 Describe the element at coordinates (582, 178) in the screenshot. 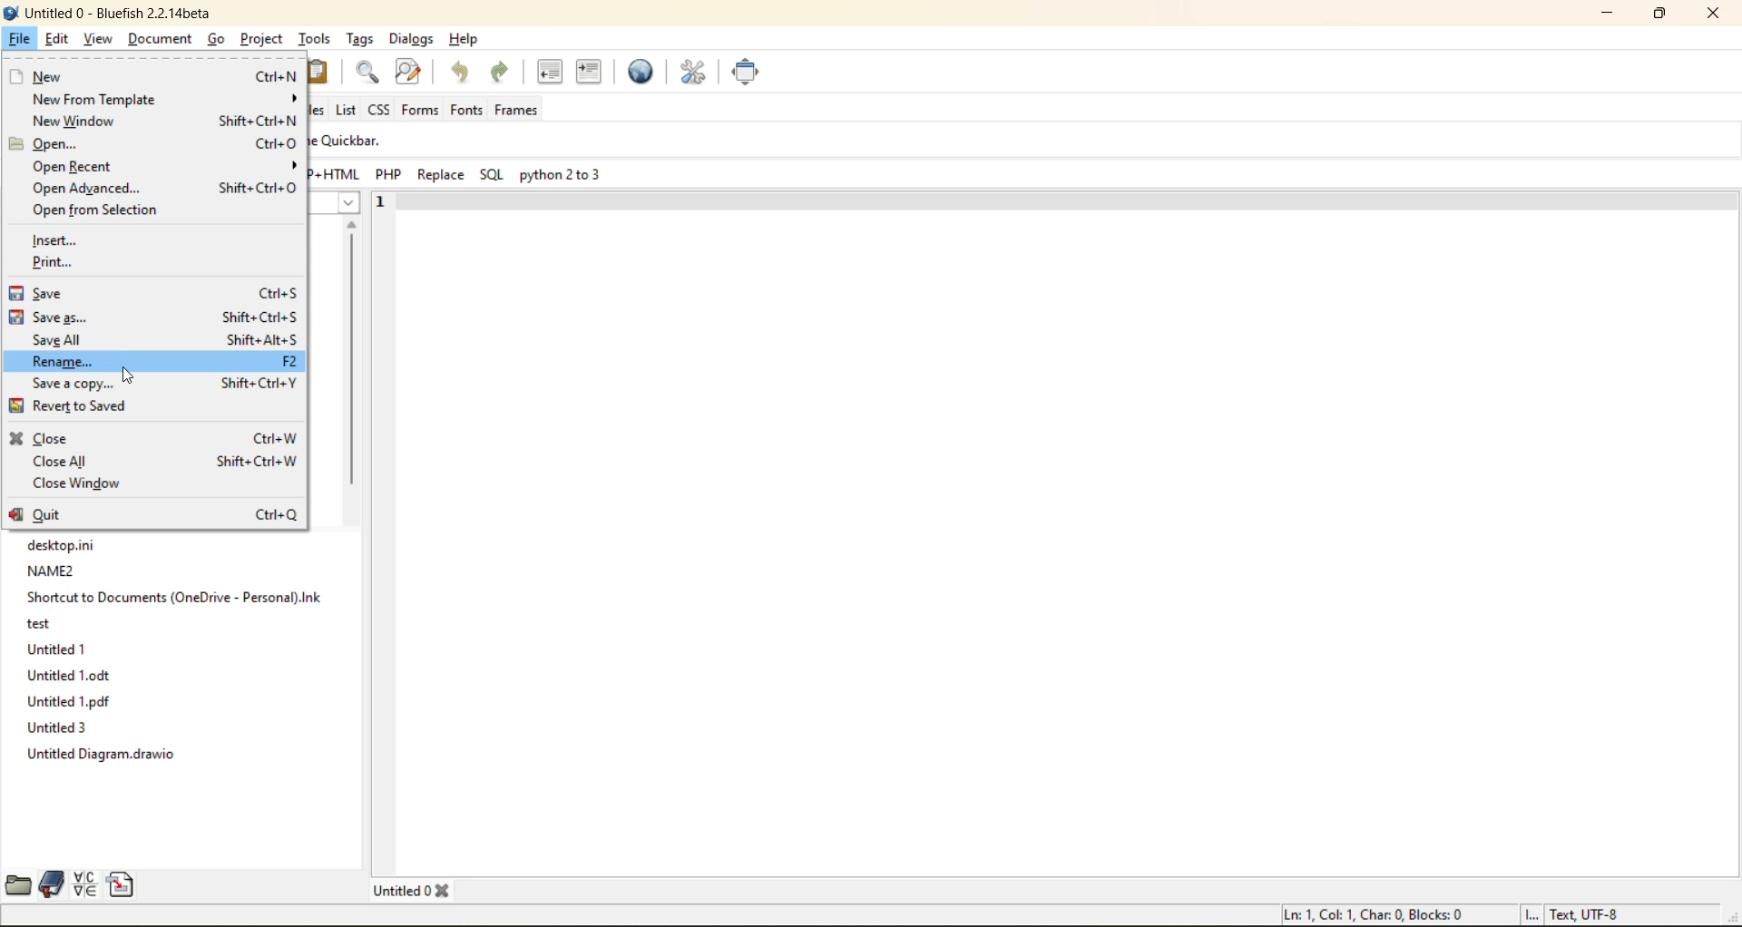

I see `pyhon 2 to 3` at that location.